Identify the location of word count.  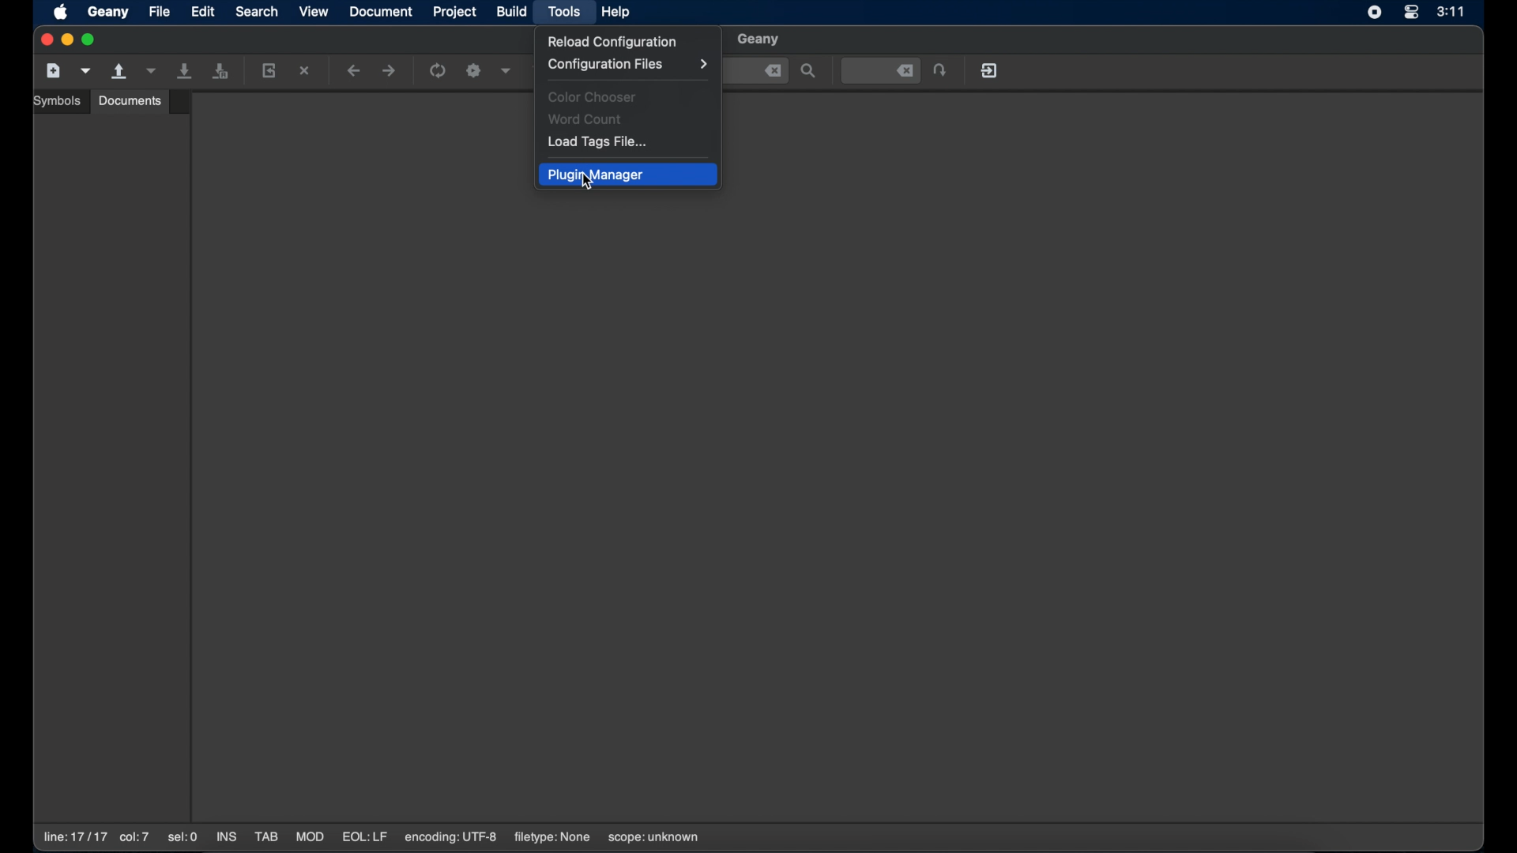
(587, 120).